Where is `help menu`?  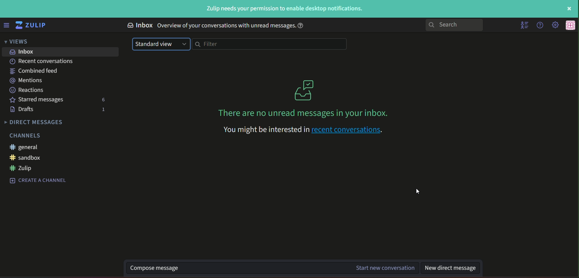
help menu is located at coordinates (541, 25).